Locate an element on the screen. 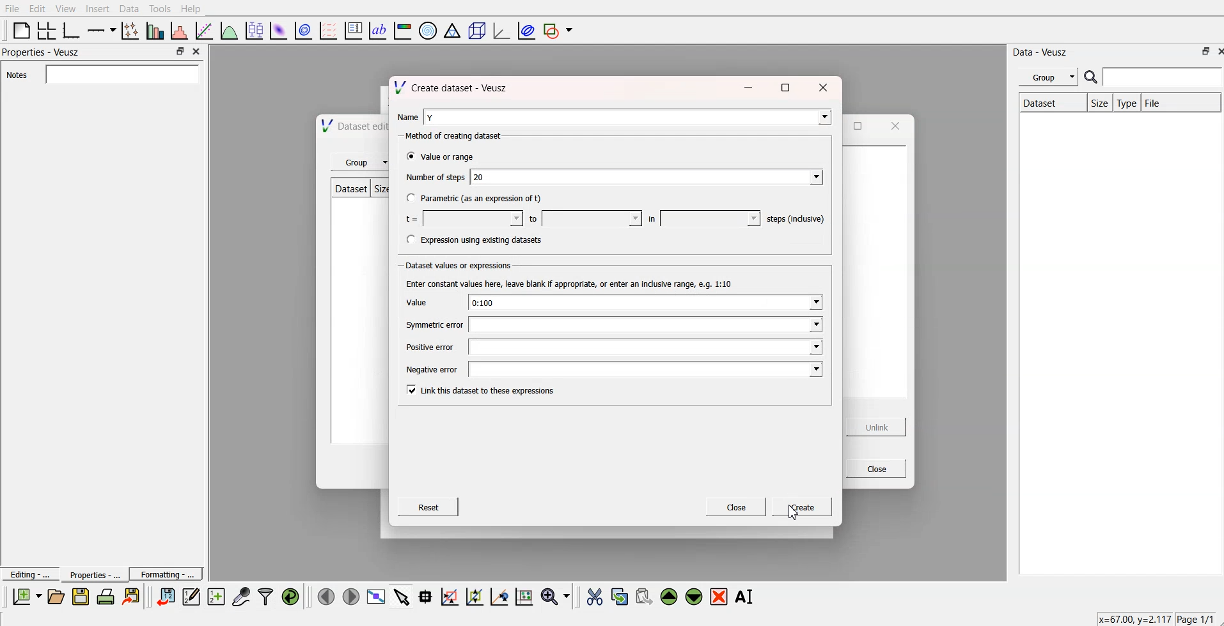  File is located at coordinates (1181, 102).